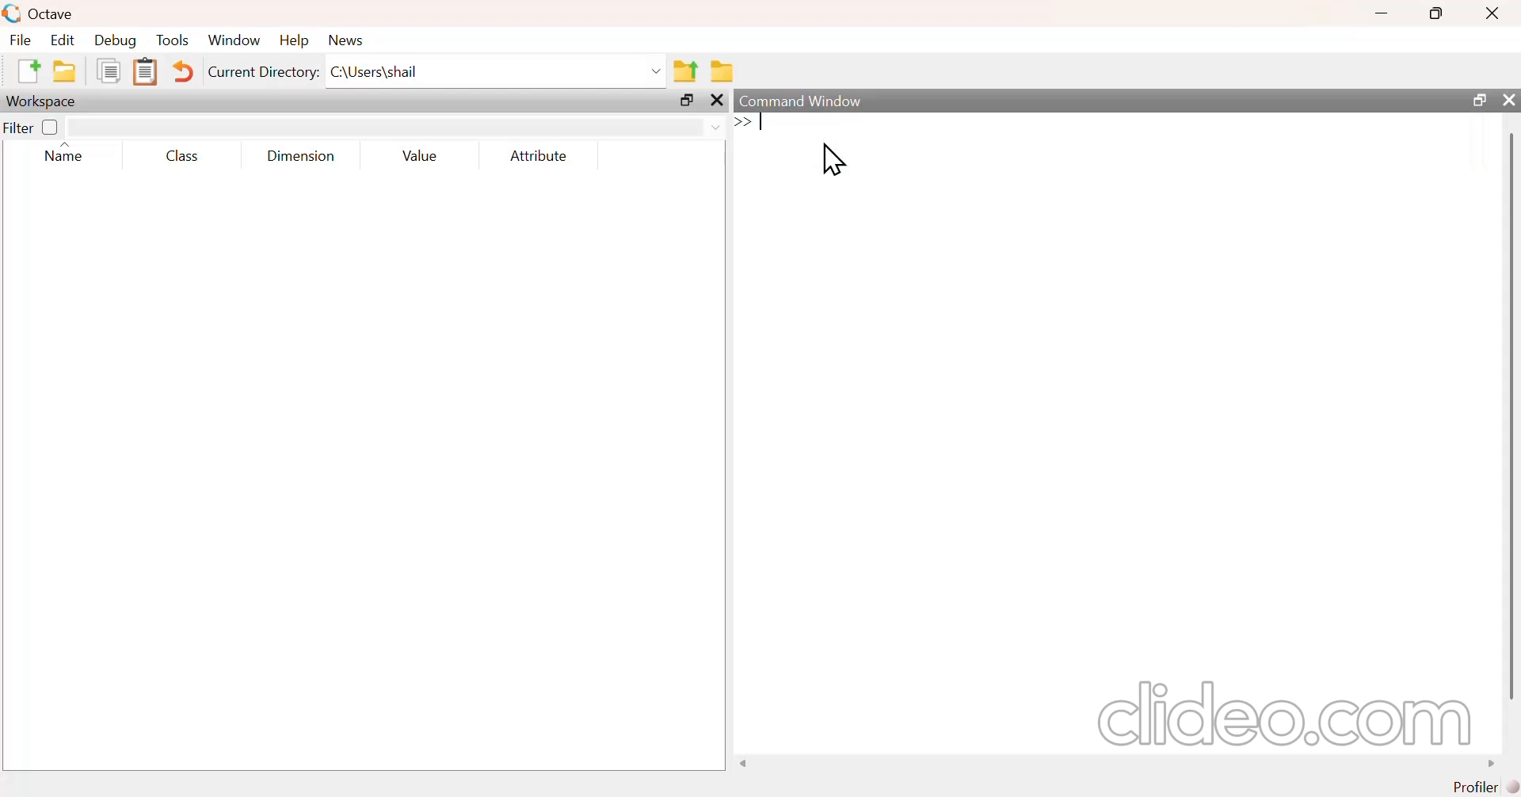 The height and width of the screenshot is (797, 1521). What do you see at coordinates (538, 154) in the screenshot?
I see `attribute` at bounding box center [538, 154].